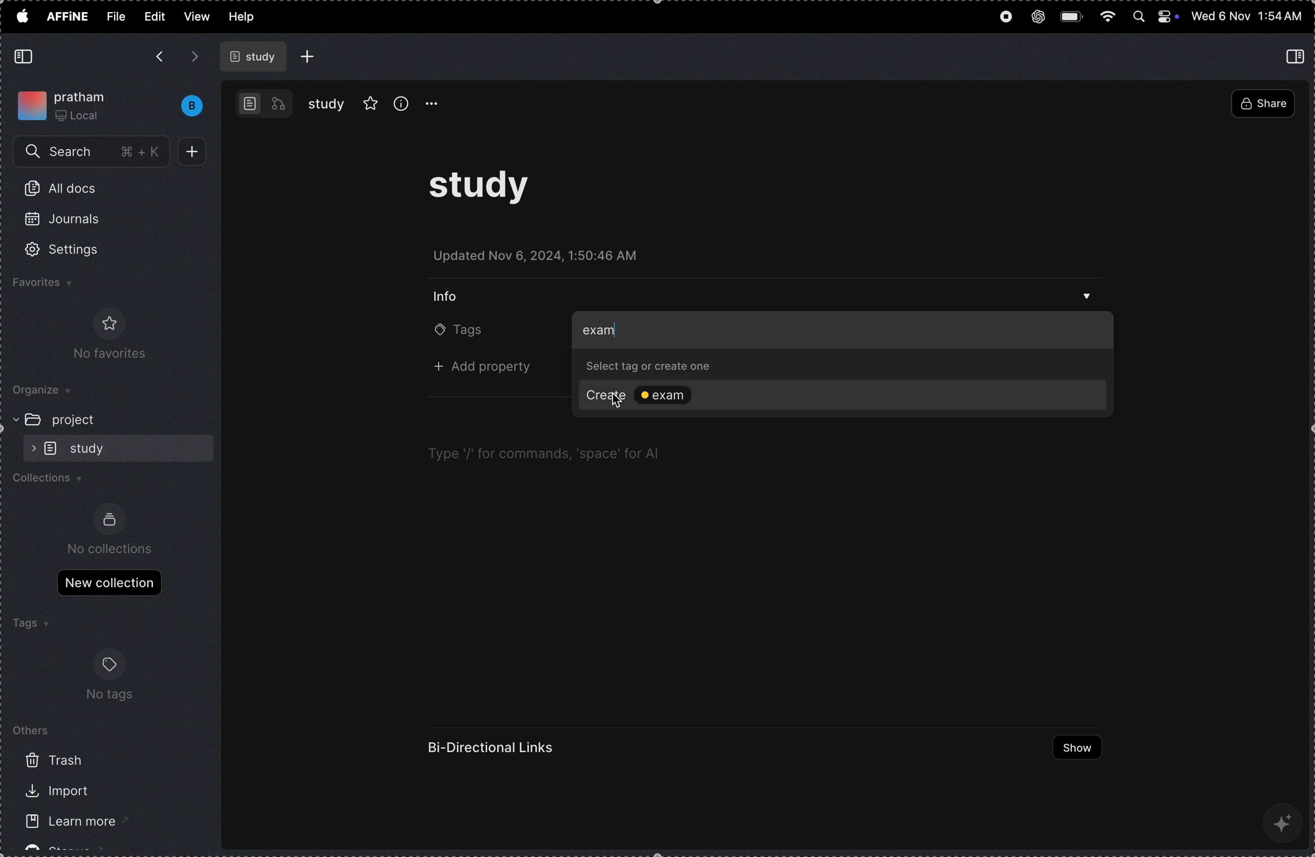 The image size is (1315, 857). What do you see at coordinates (93, 152) in the screenshot?
I see `search menu` at bounding box center [93, 152].